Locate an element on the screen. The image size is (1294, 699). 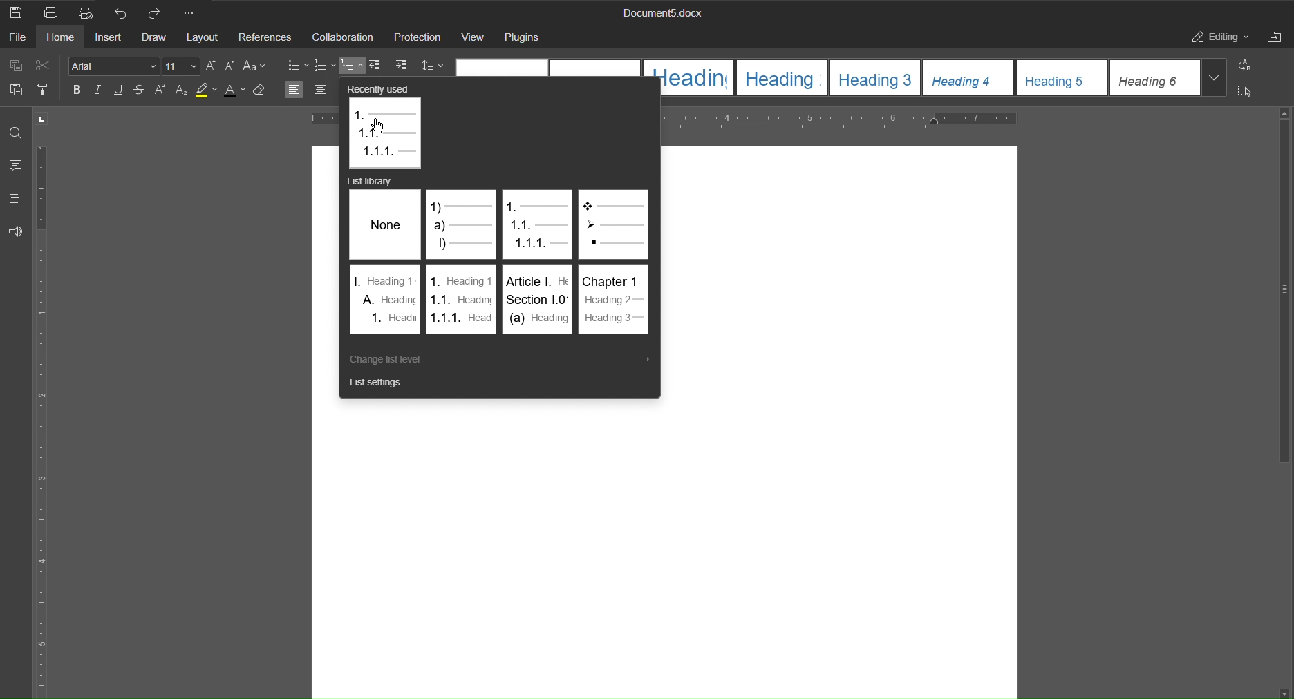
Vertical Ruler is located at coordinates (44, 419).